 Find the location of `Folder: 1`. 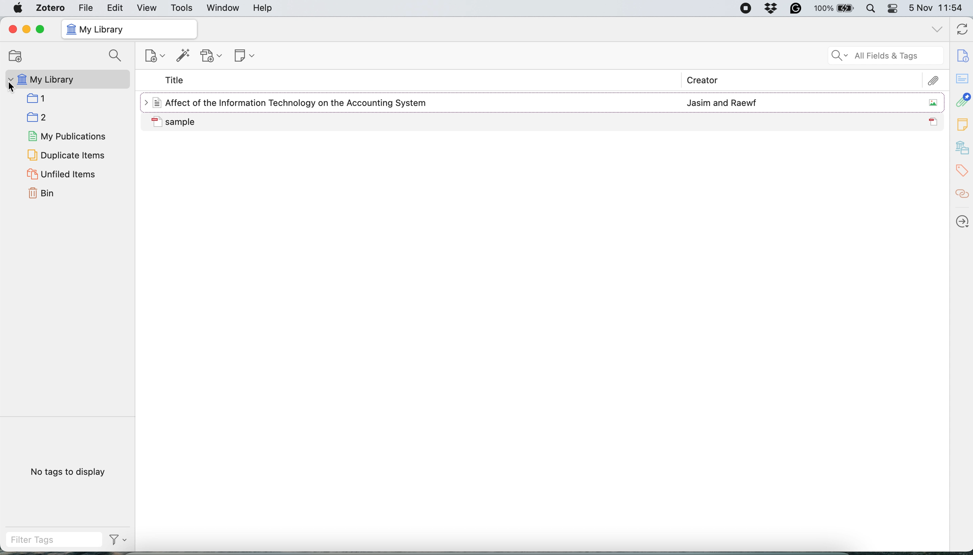

Folder: 1 is located at coordinates (38, 99).